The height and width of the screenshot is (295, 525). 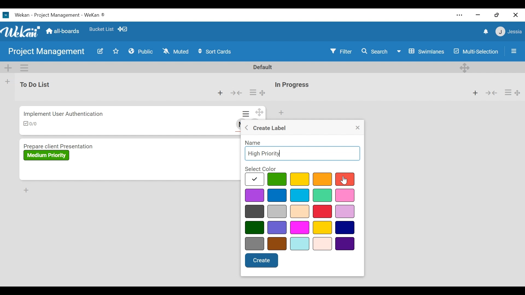 I want to click on Add list, so click(x=8, y=81).